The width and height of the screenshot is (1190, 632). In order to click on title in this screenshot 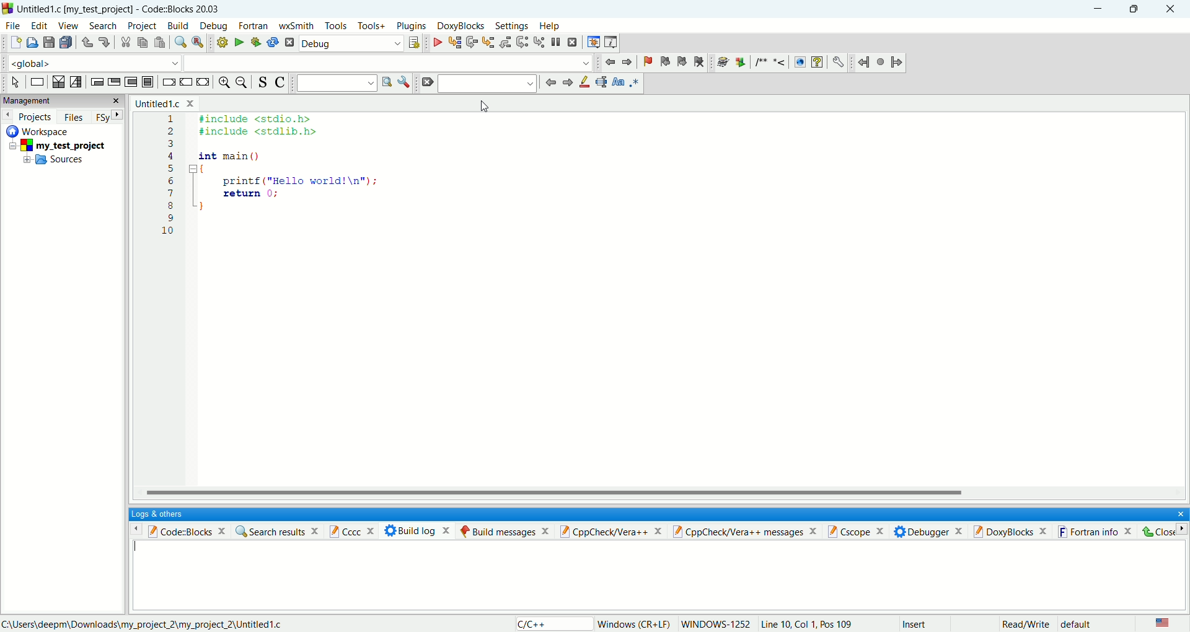, I will do `click(120, 7)`.